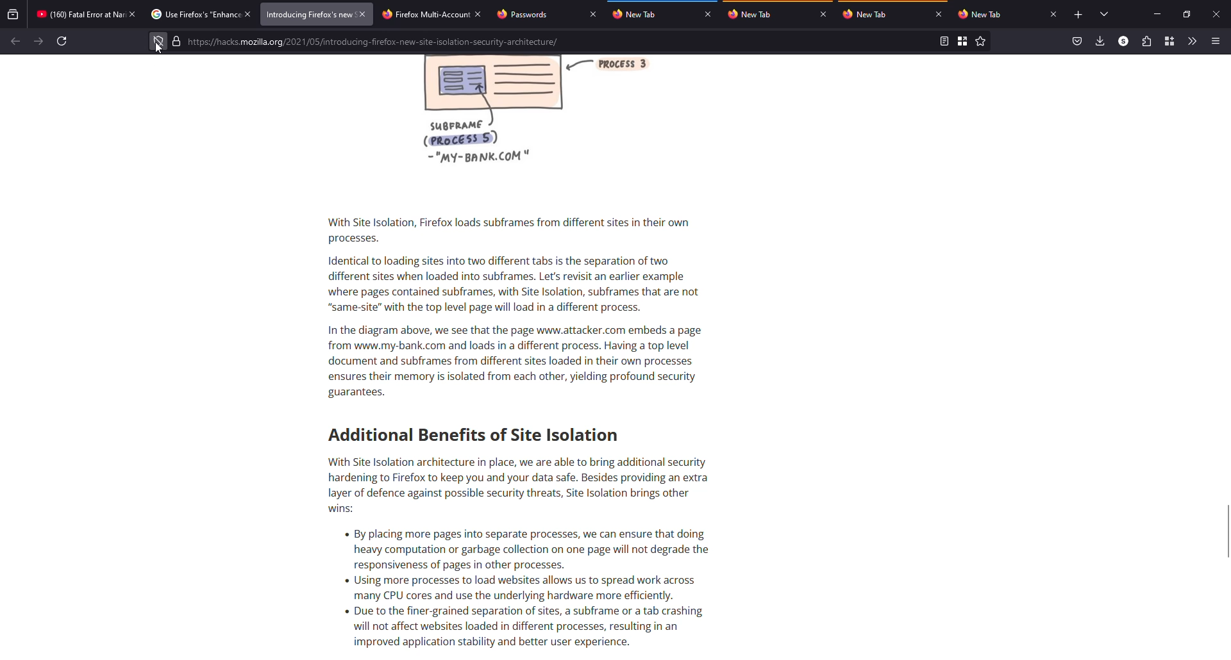 This screenshot has height=660, width=1231. I want to click on close, so click(133, 14).